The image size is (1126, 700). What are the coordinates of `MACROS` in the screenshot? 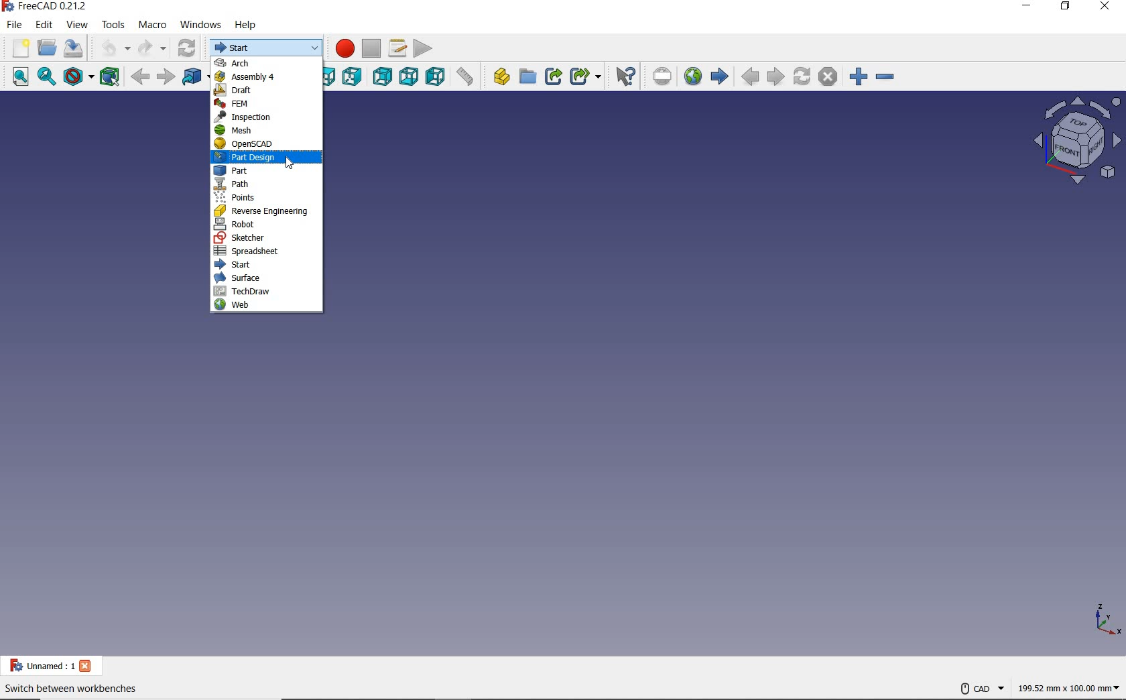 It's located at (397, 48).